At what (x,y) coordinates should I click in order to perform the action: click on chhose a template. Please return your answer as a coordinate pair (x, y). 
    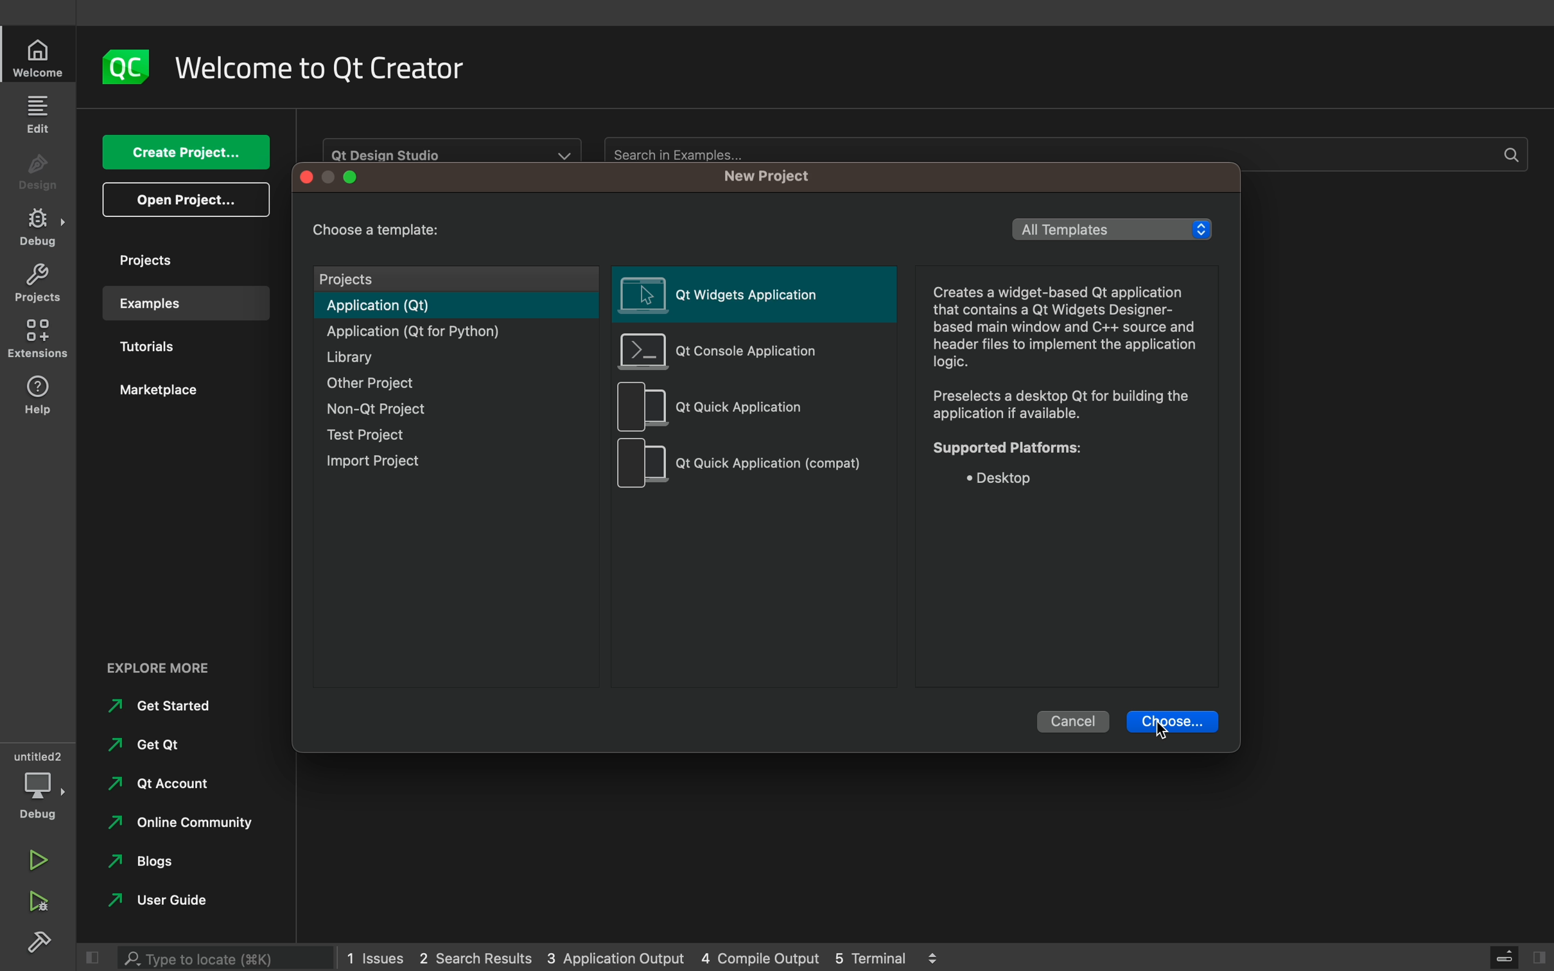
    Looking at the image, I should click on (374, 227).